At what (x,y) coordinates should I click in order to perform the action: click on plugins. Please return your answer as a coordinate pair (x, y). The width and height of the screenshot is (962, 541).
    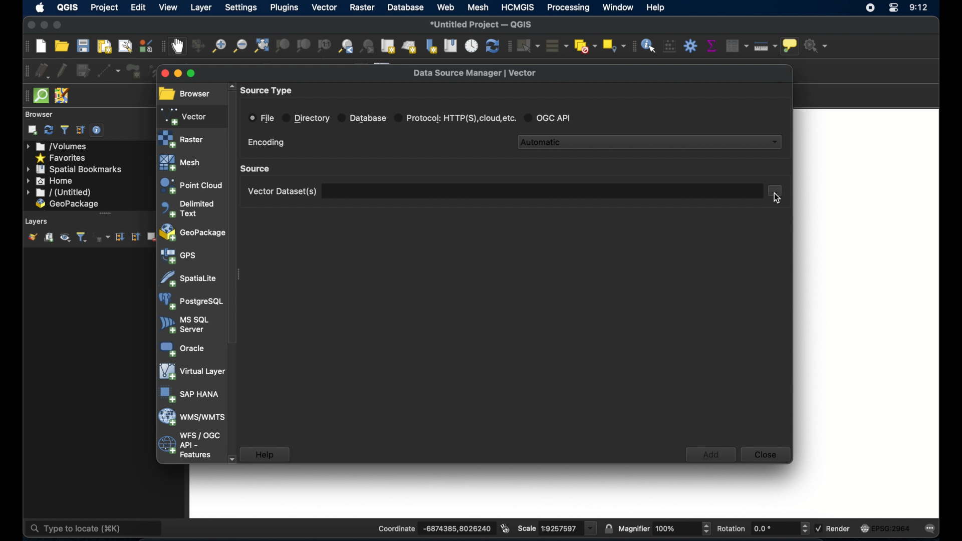
    Looking at the image, I should click on (284, 7).